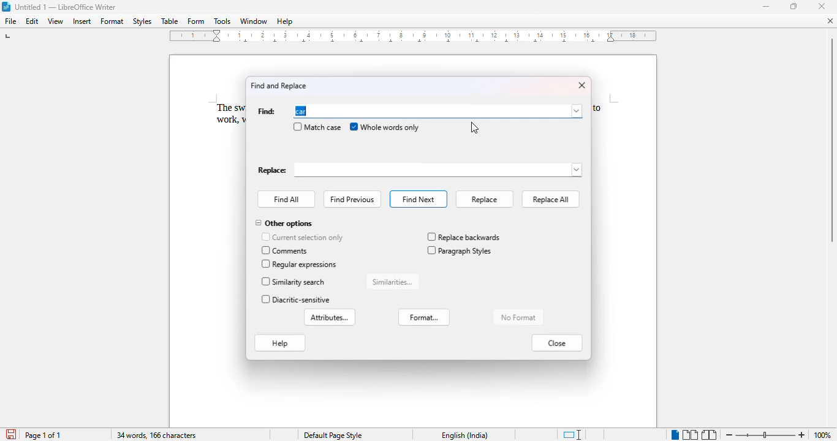 The image size is (837, 441). I want to click on to, so click(597, 108).